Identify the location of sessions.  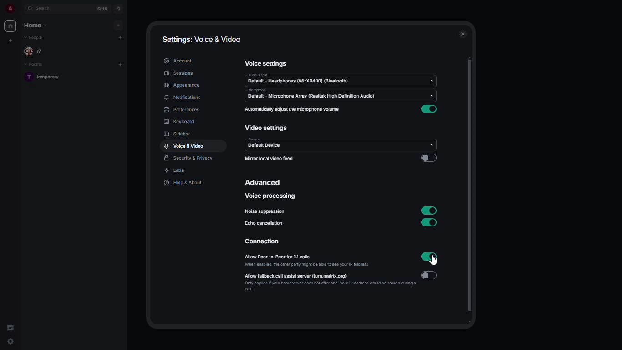
(179, 73).